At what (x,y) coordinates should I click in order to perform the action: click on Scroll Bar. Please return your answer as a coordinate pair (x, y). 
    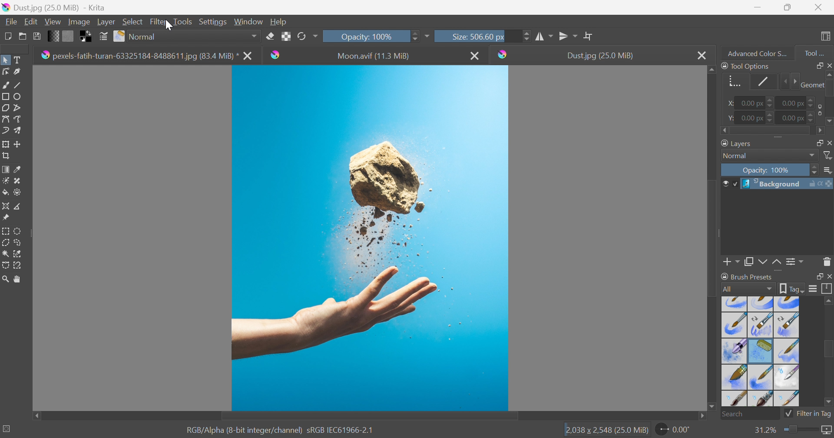
    Looking at the image, I should click on (370, 416).